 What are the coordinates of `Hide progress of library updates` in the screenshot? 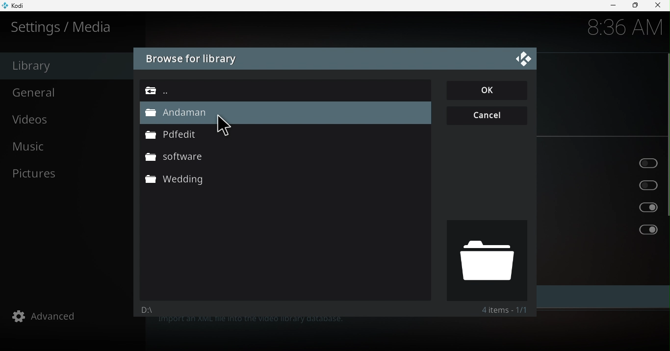 It's located at (605, 184).